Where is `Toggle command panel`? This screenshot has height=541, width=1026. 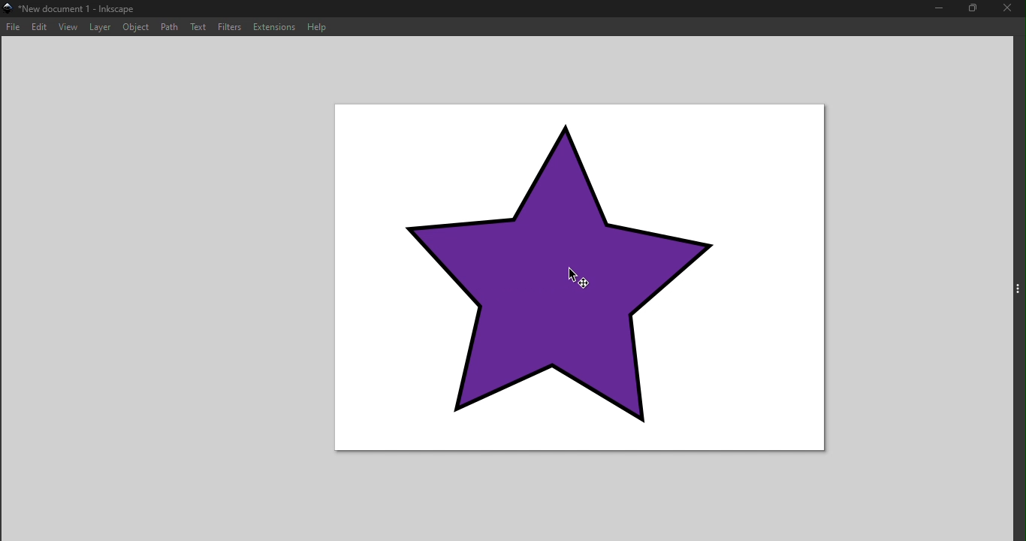 Toggle command panel is located at coordinates (1016, 289).